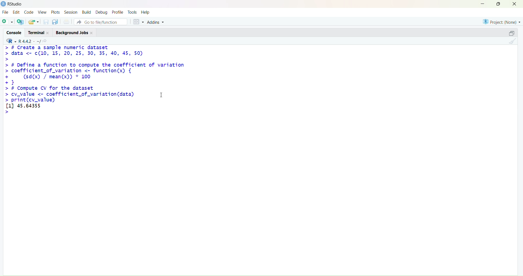 Image resolution: width=523 pixels, height=276 pixels. Describe the element at coordinates (34, 22) in the screenshot. I see `share folder as` at that location.